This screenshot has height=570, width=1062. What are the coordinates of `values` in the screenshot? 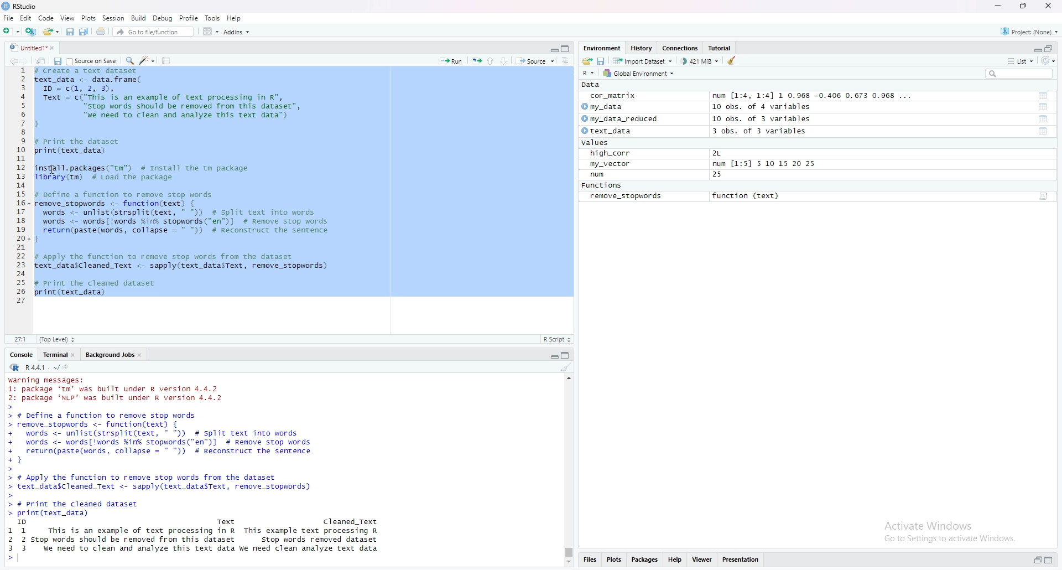 It's located at (592, 143).